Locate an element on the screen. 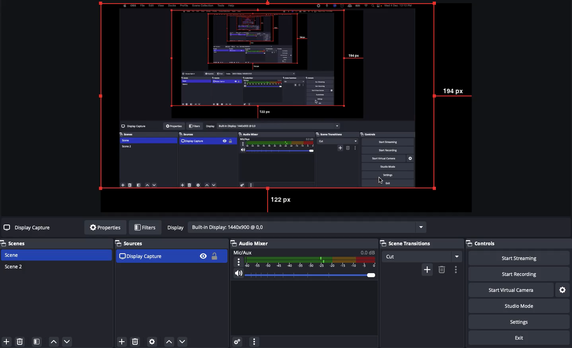  Settings is located at coordinates (524, 322).